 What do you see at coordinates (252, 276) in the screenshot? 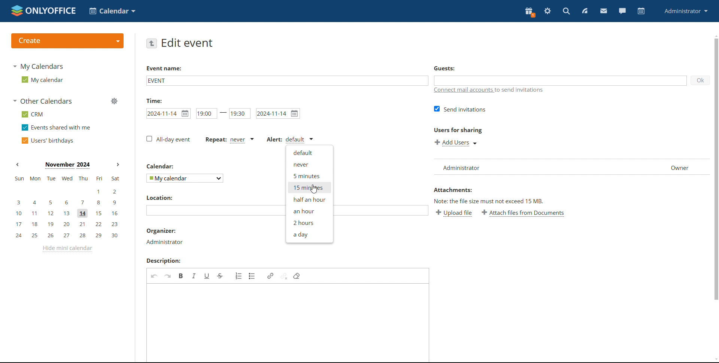
I see `insert/remove bulleted list` at bounding box center [252, 276].